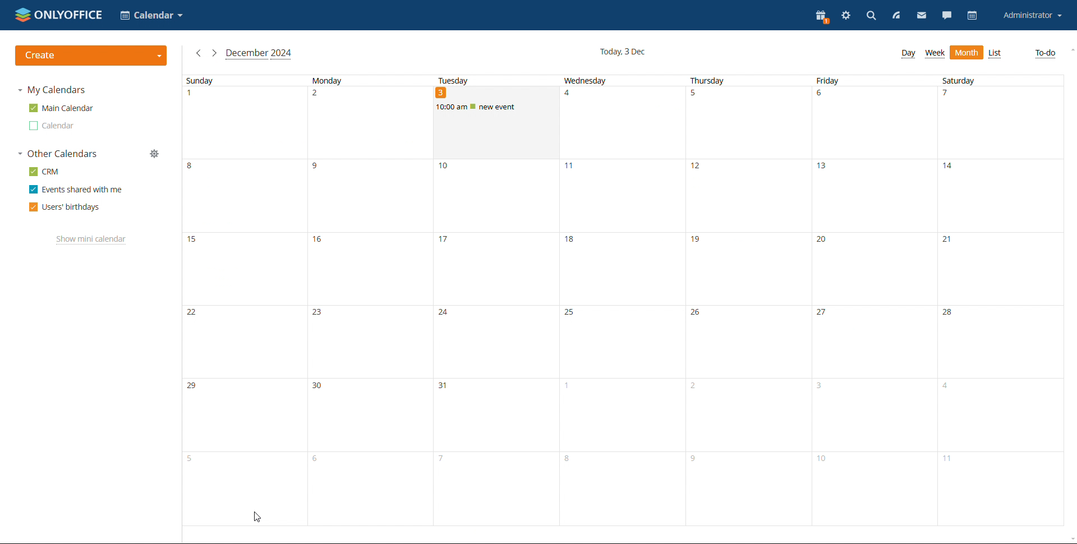  I want to click on 21, so click(1005, 269).